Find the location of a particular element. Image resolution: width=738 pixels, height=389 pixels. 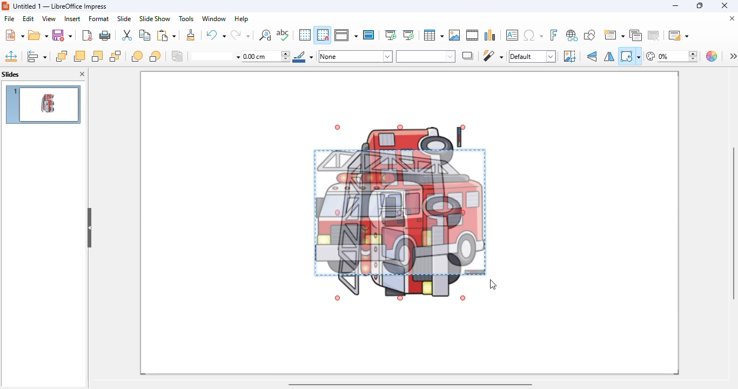

image mode is located at coordinates (532, 57).